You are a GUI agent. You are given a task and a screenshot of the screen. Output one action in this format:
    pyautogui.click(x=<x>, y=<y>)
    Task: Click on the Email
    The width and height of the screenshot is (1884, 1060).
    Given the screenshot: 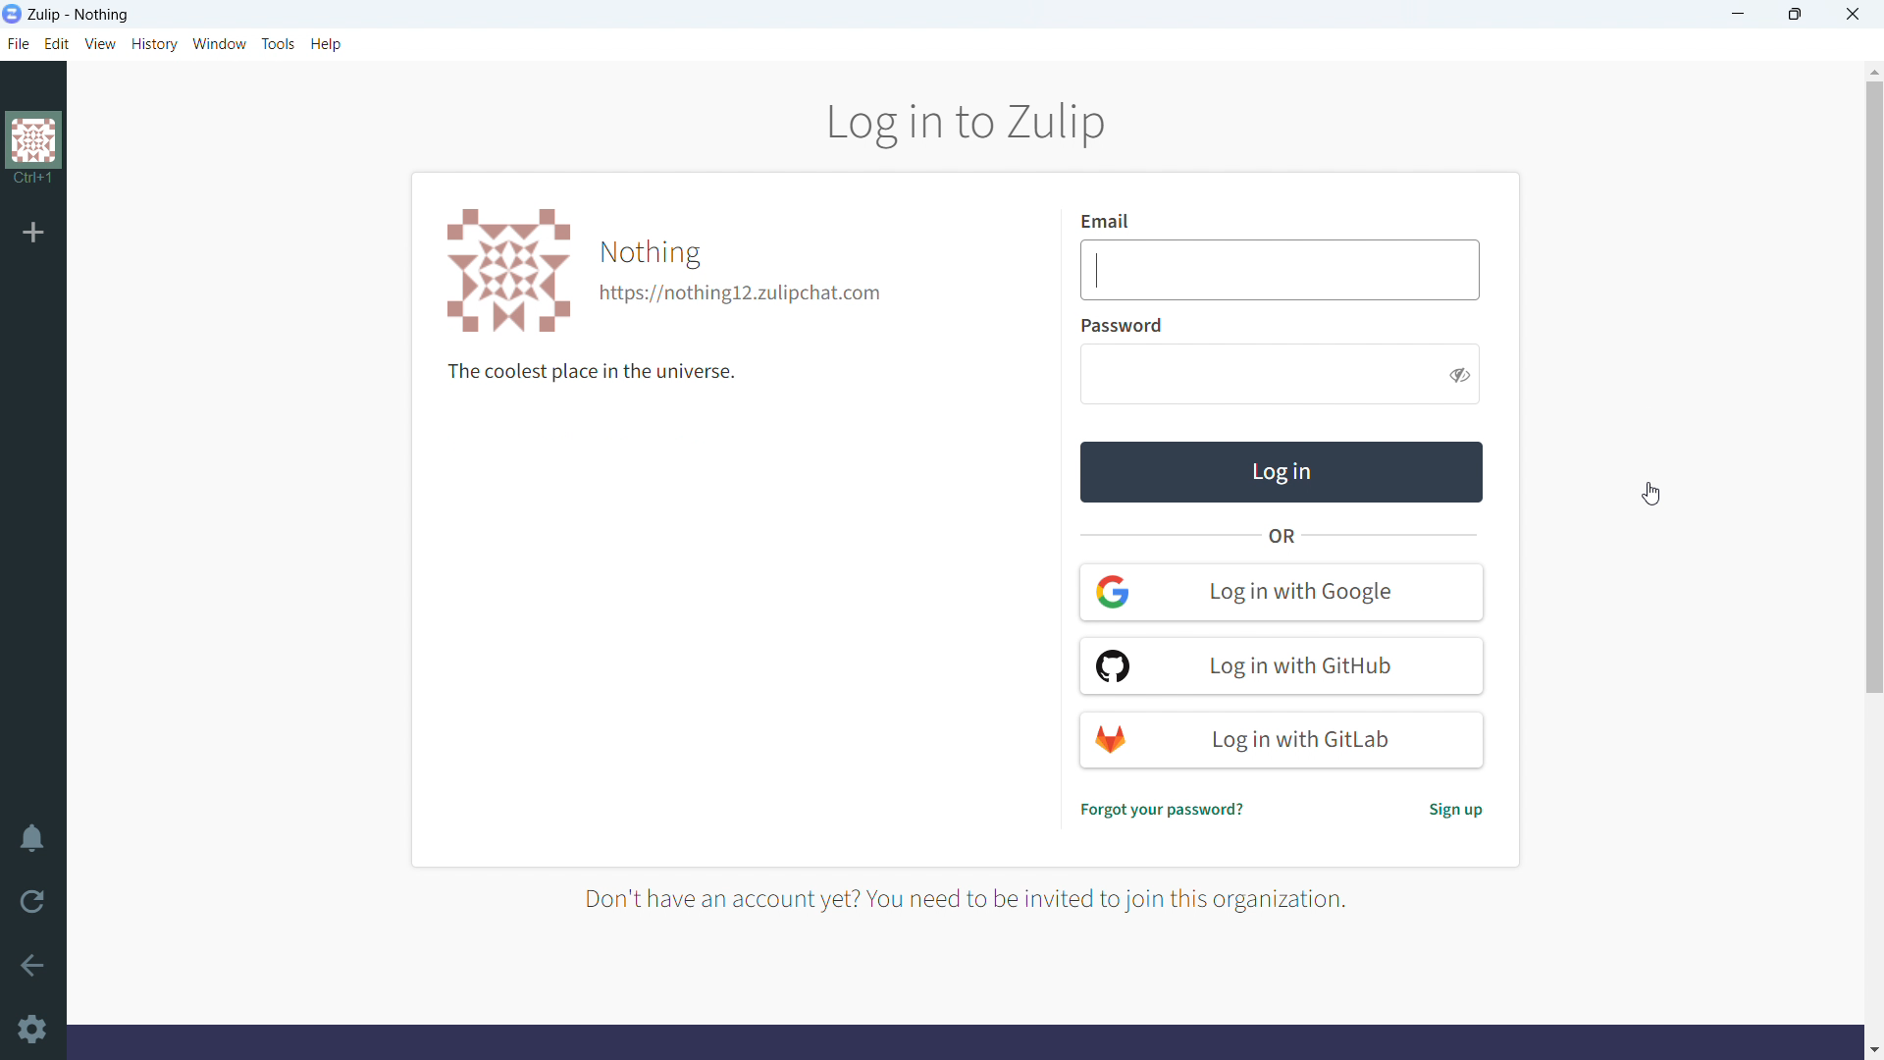 What is the action you would take?
    pyautogui.click(x=1120, y=221)
    